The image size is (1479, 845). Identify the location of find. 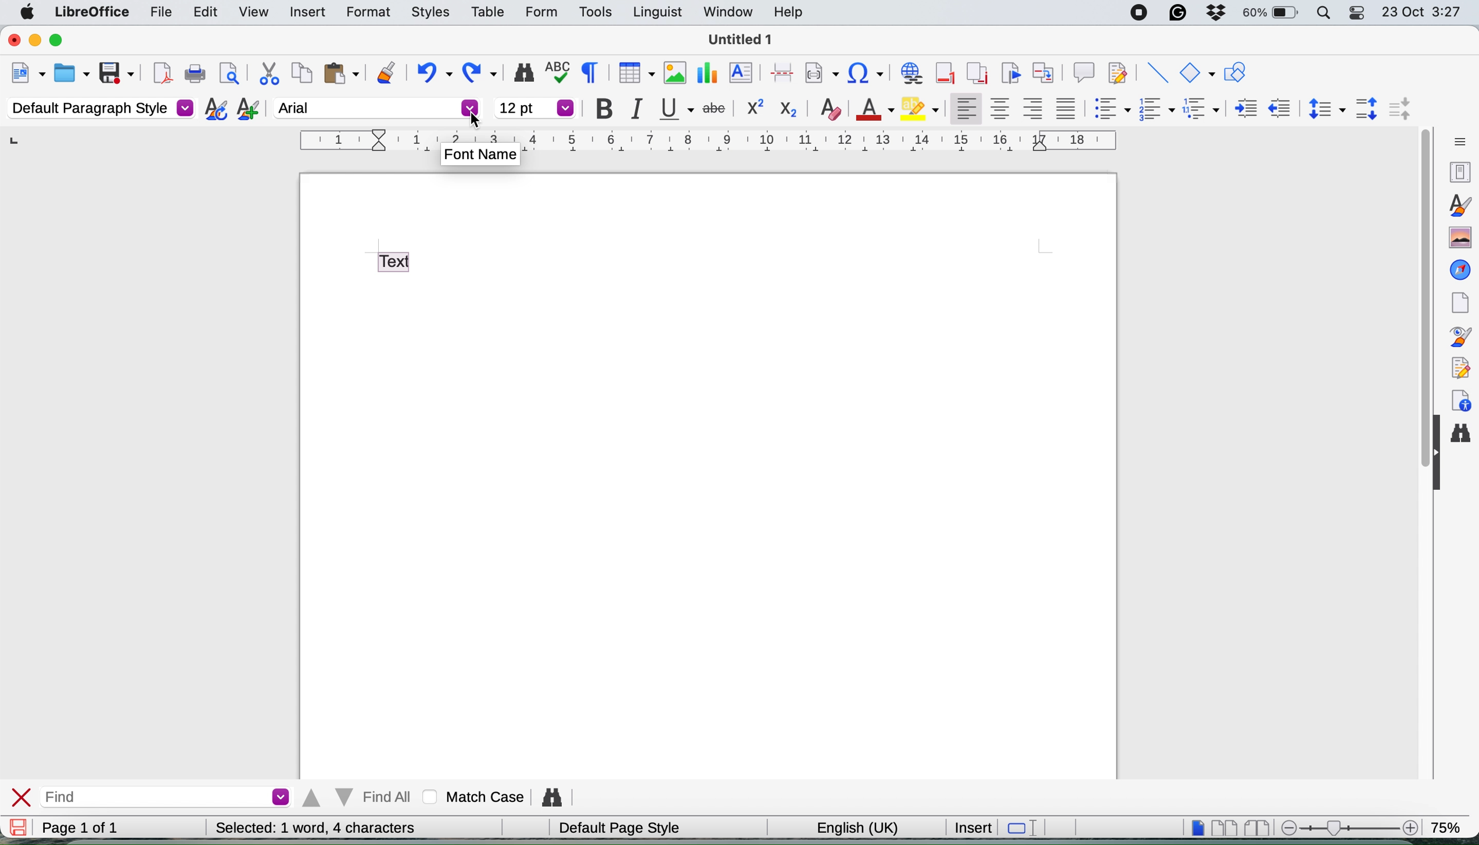
(165, 796).